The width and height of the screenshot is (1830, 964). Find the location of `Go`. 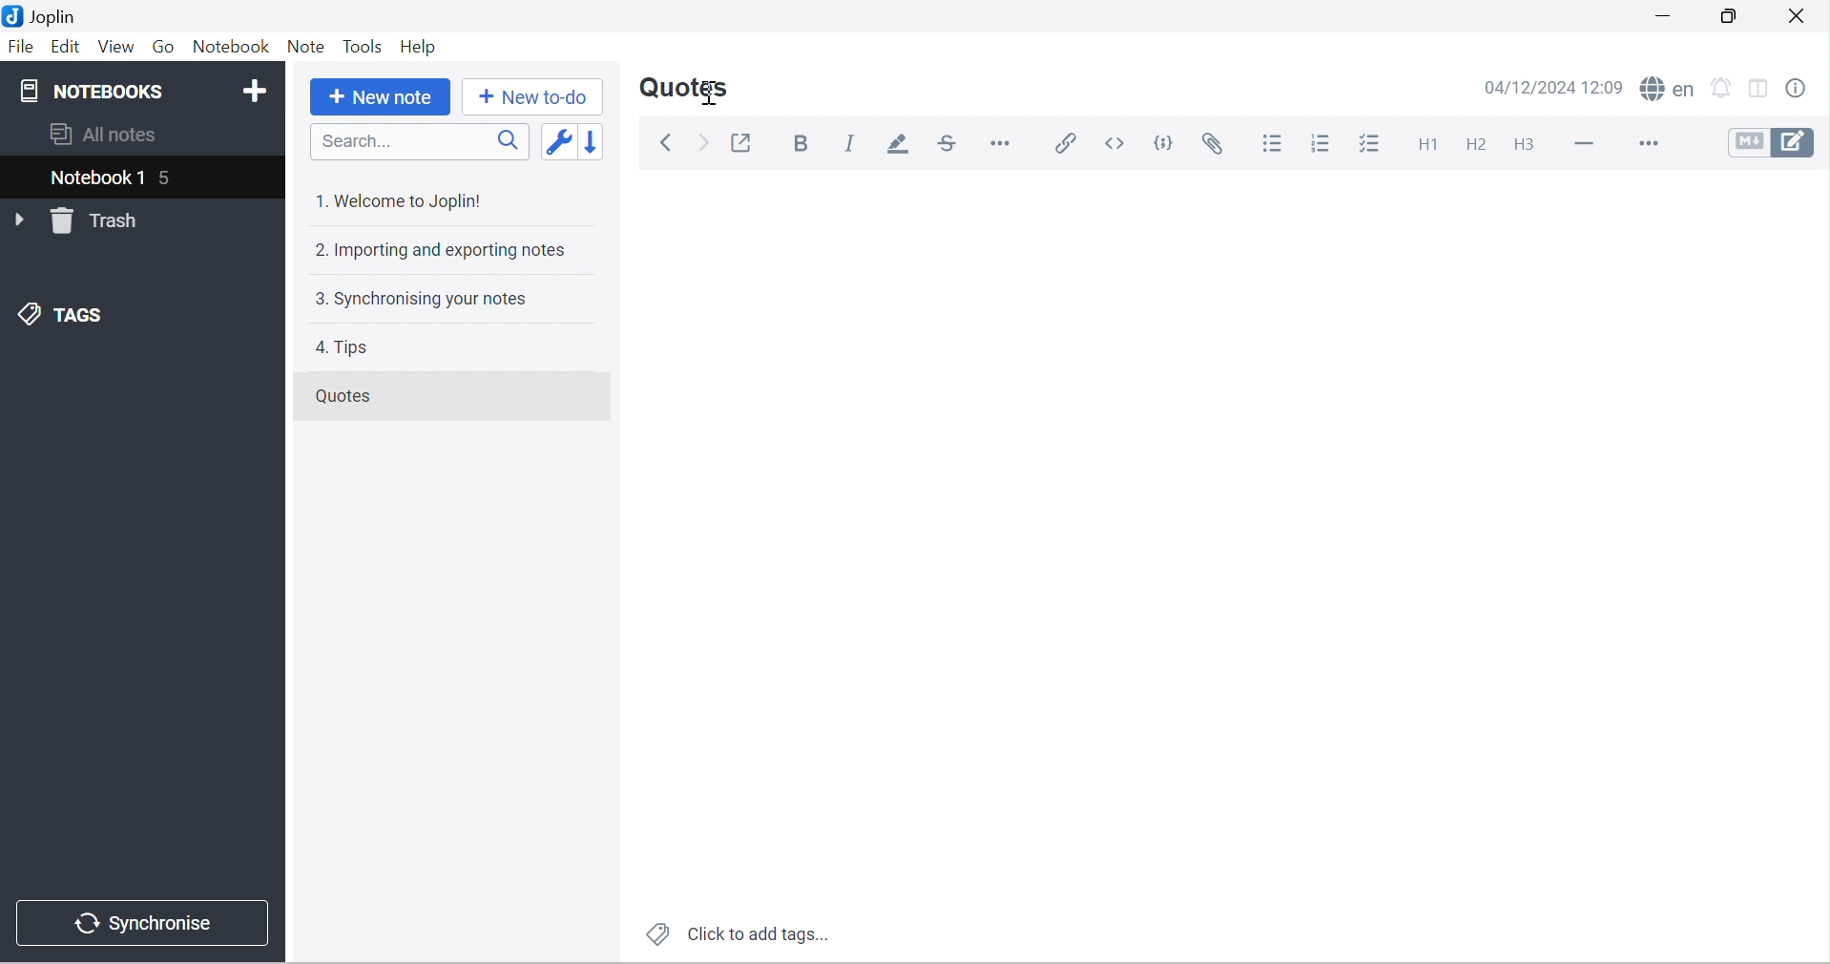

Go is located at coordinates (165, 46).